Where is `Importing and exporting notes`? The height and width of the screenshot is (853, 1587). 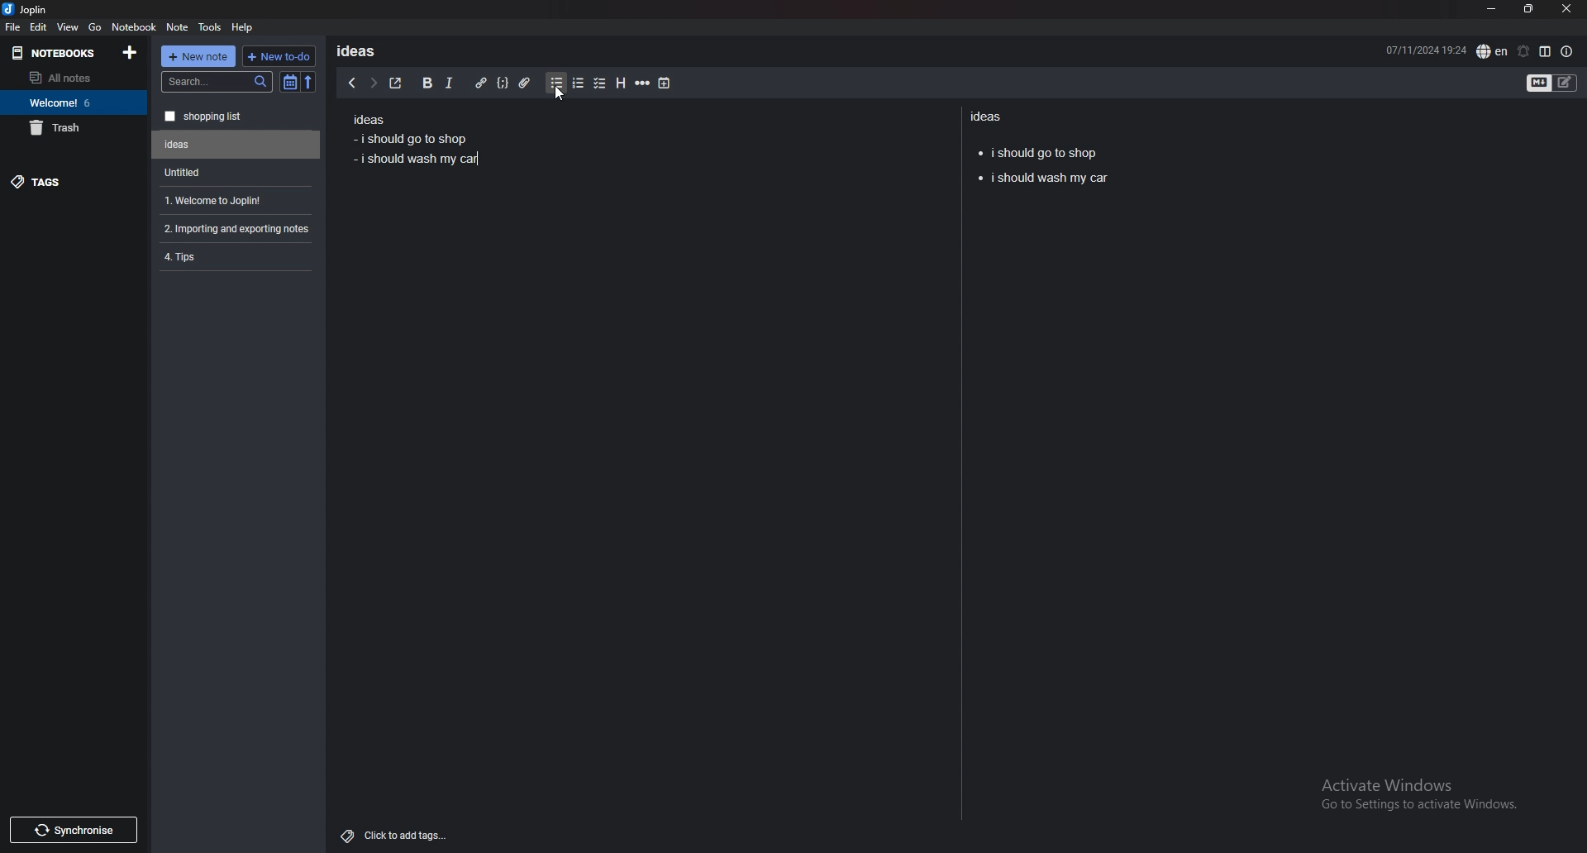
Importing and exporting notes is located at coordinates (239, 229).